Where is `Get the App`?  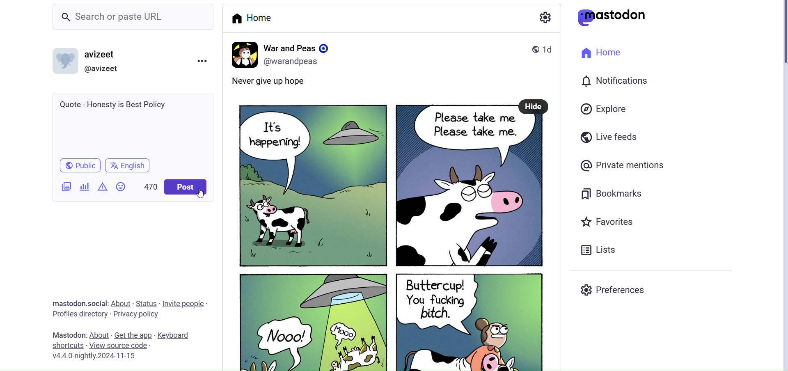 Get the App is located at coordinates (134, 335).